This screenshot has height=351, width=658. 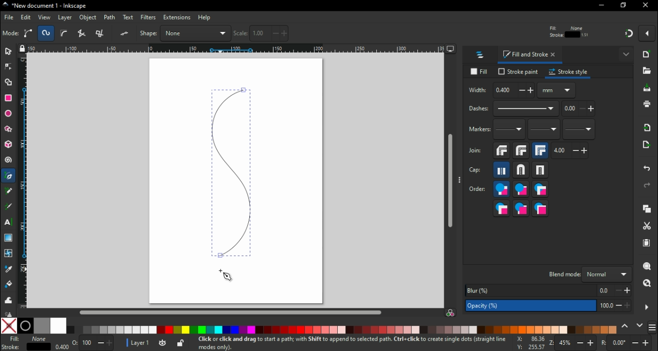 I want to click on mesh tool, so click(x=7, y=254).